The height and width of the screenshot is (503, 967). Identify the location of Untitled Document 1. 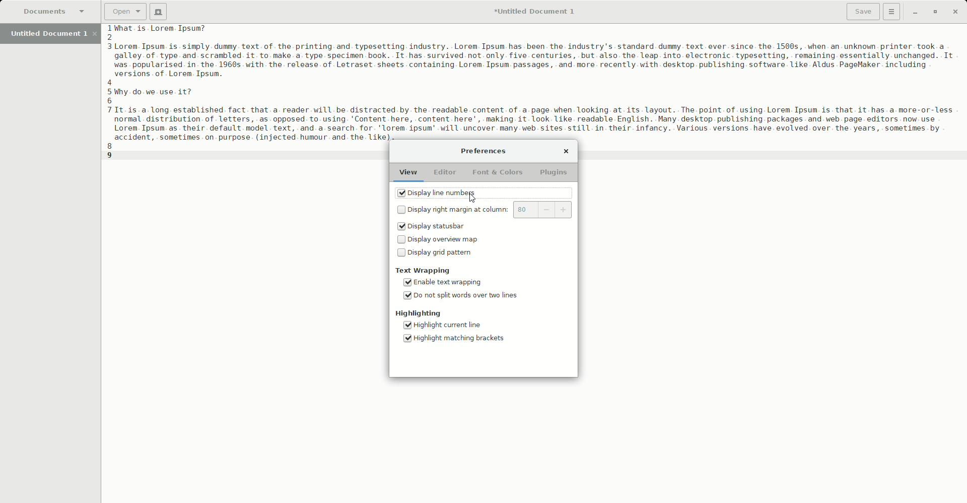
(52, 34).